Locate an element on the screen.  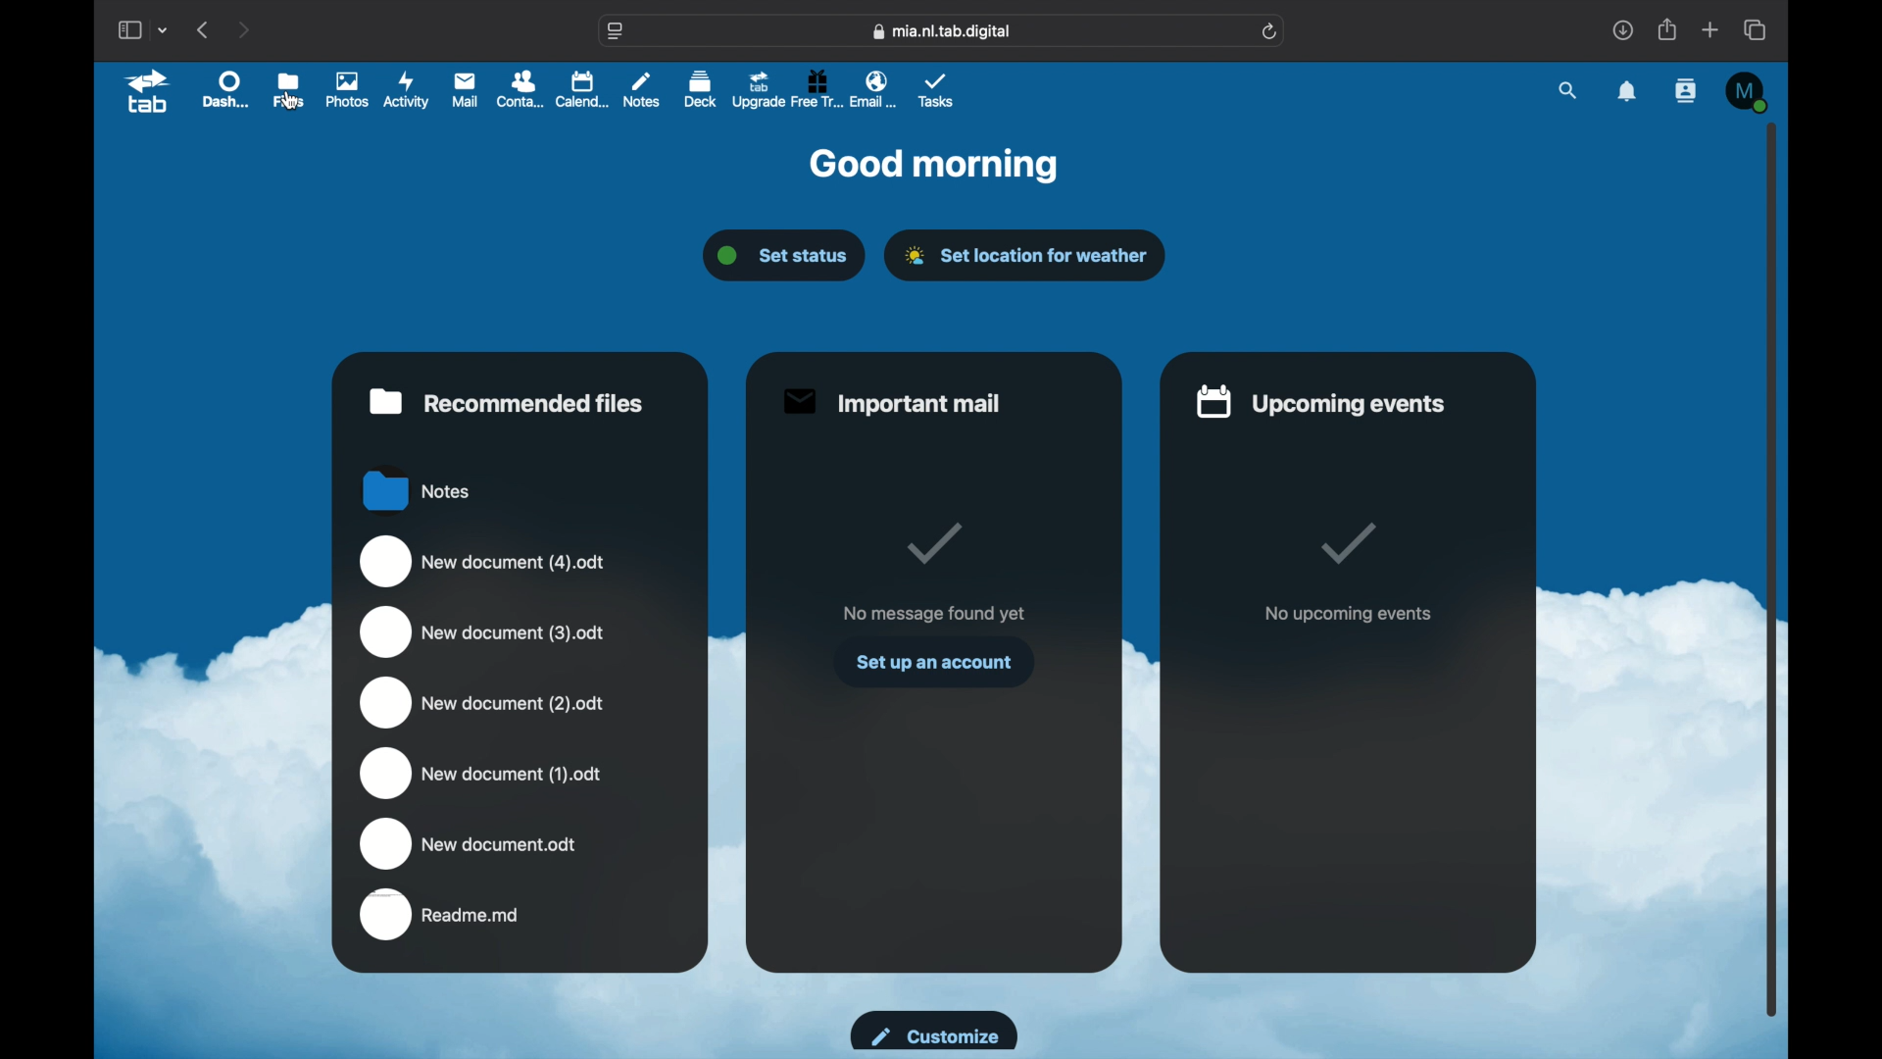
search is located at coordinates (1568, 91).